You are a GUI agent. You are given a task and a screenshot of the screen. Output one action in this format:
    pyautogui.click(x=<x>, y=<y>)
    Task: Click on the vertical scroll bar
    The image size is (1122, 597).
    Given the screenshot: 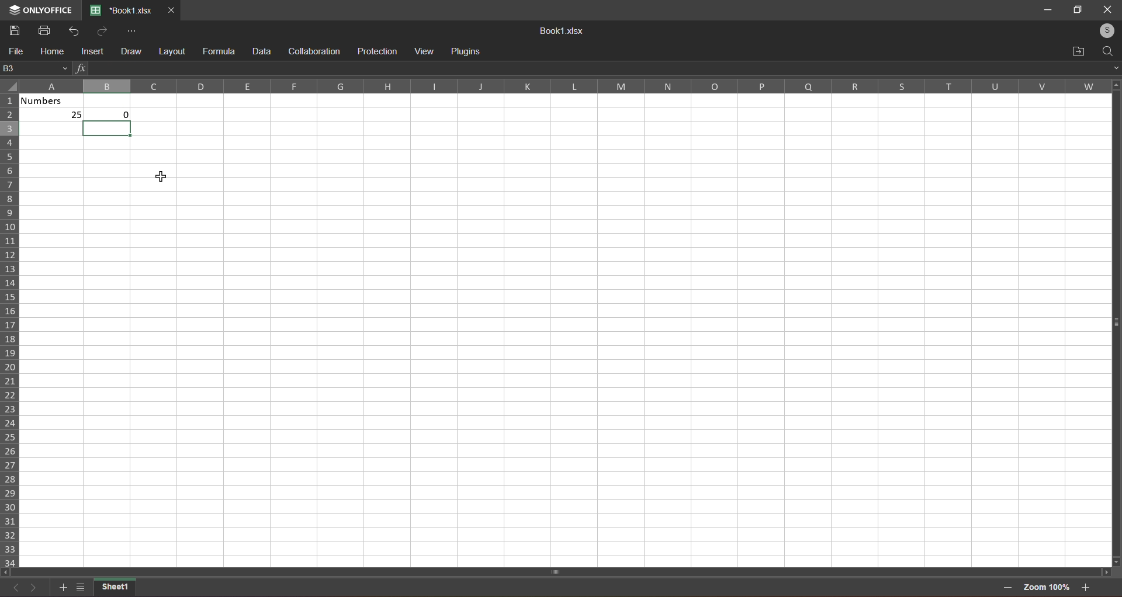 What is the action you would take?
    pyautogui.click(x=1114, y=331)
    